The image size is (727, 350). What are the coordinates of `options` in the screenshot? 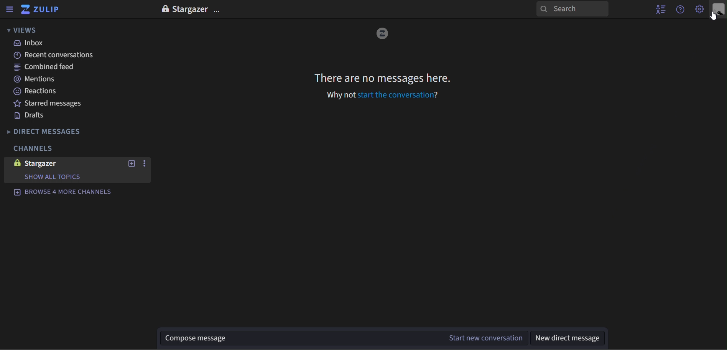 It's located at (219, 8).